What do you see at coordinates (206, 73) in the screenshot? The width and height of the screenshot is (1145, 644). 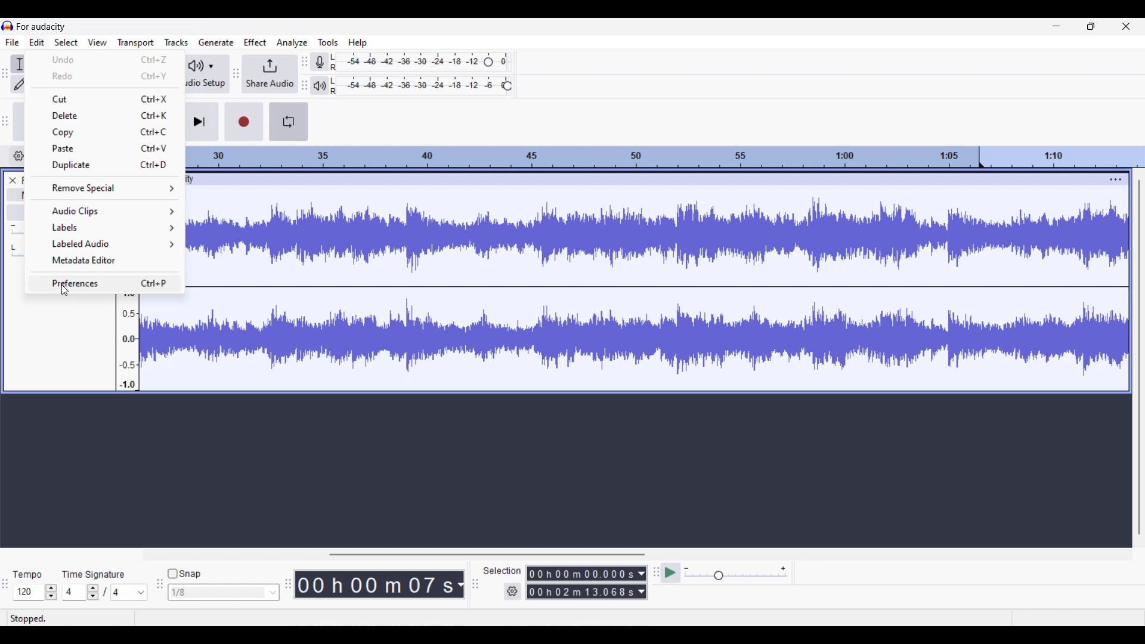 I see `Audio setup` at bounding box center [206, 73].